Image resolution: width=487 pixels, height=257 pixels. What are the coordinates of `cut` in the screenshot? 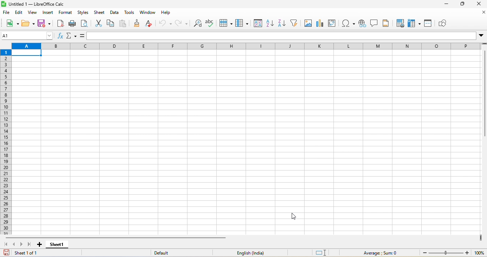 It's located at (98, 22).